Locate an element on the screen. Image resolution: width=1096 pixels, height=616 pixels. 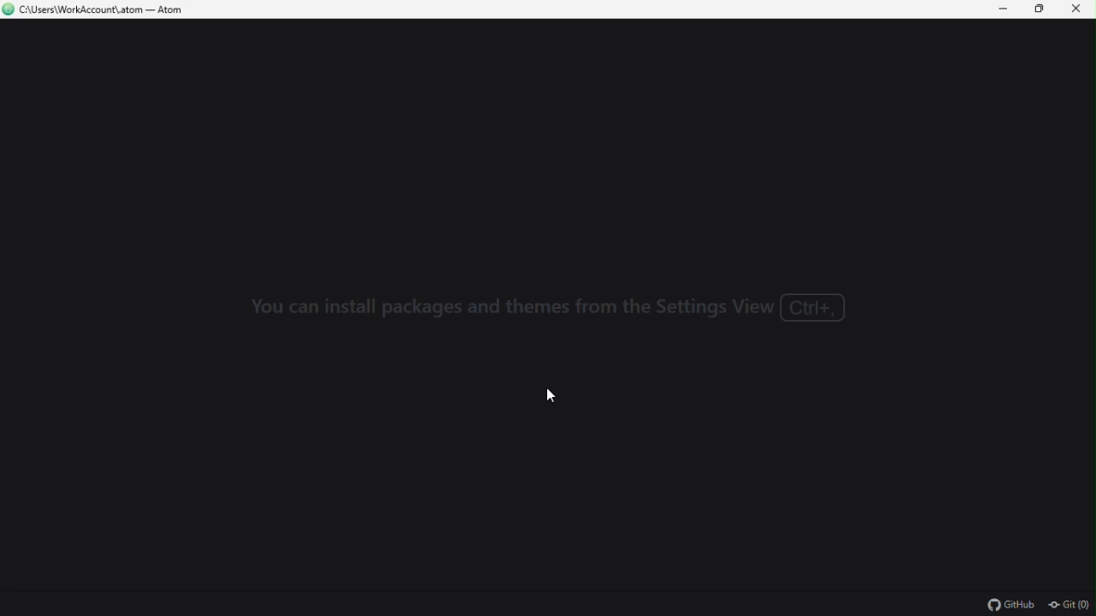
File name and file path is located at coordinates (98, 10).